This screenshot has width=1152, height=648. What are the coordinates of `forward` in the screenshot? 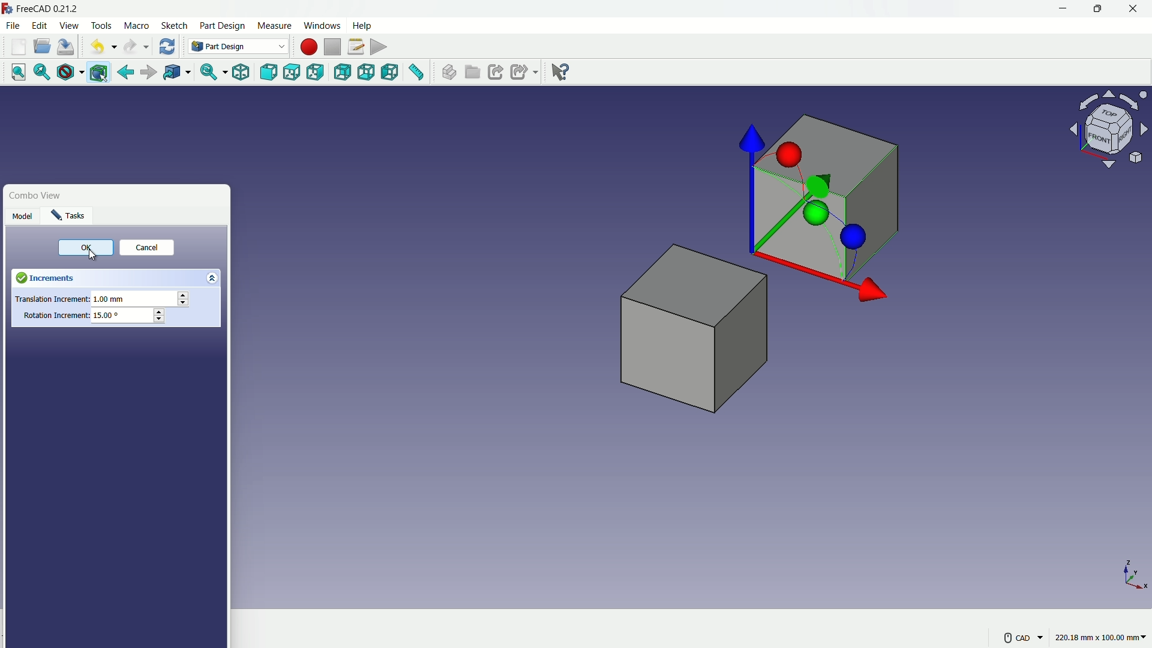 It's located at (147, 74).